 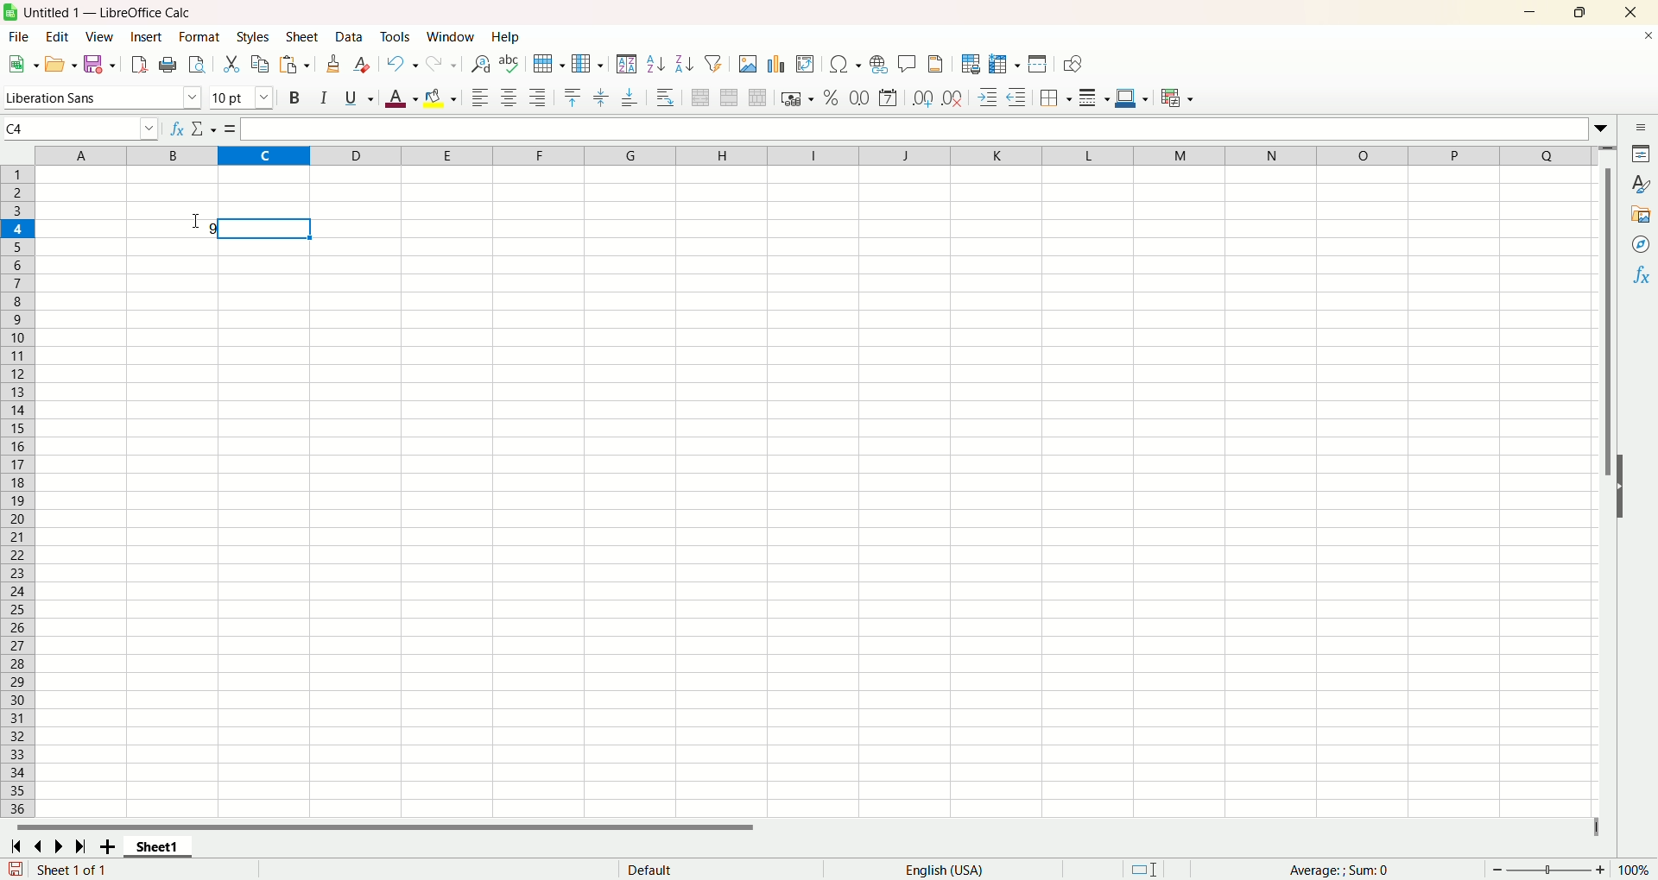 What do you see at coordinates (748, 66) in the screenshot?
I see `insert image` at bounding box center [748, 66].